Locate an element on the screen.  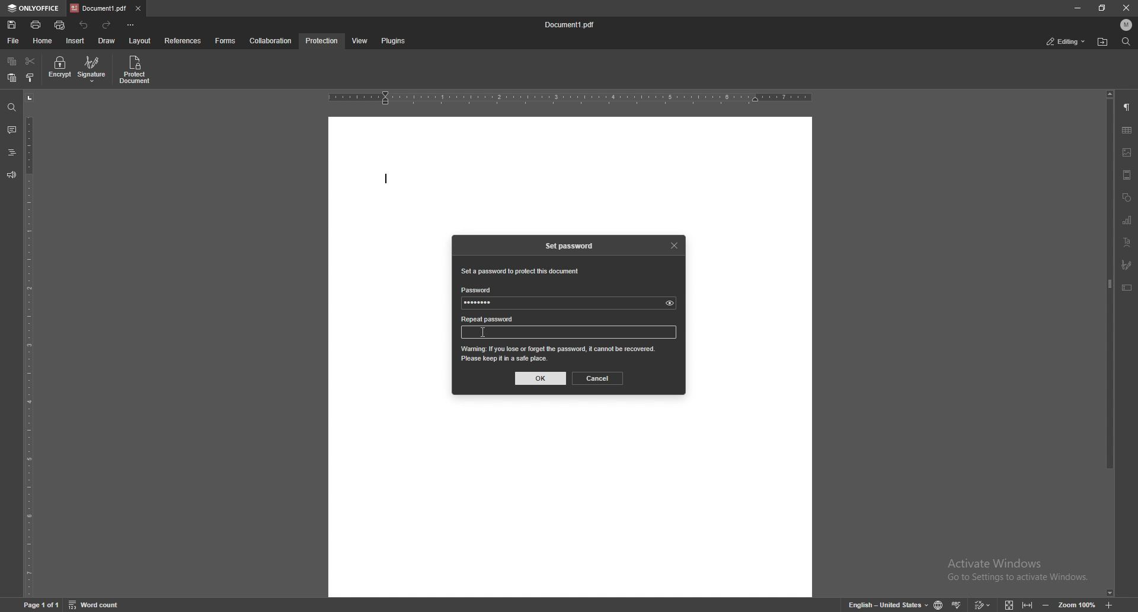
cut is located at coordinates (30, 60).